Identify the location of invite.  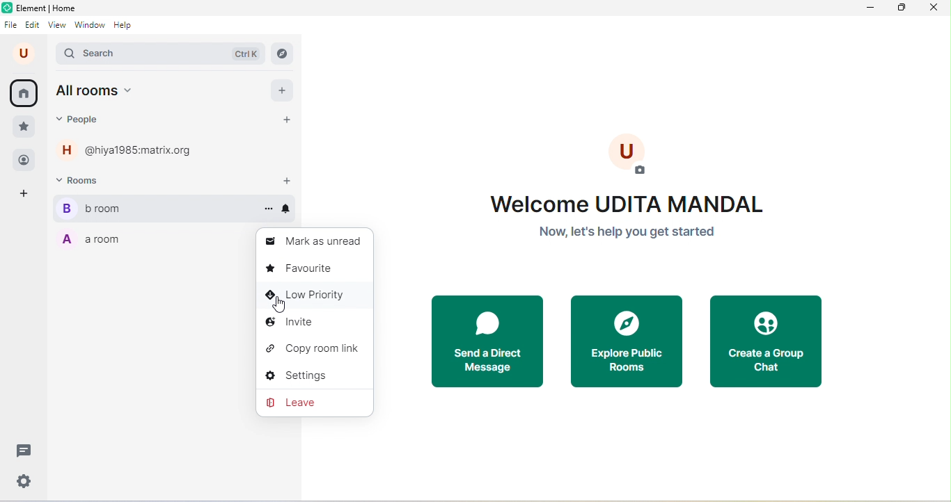
(297, 322).